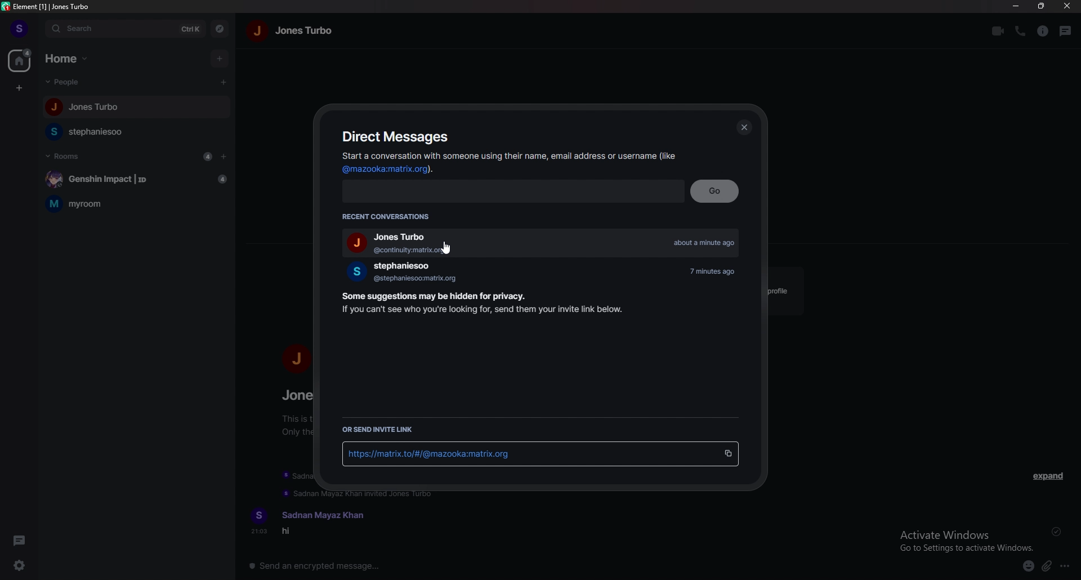  I want to click on recent conversations, so click(391, 215).